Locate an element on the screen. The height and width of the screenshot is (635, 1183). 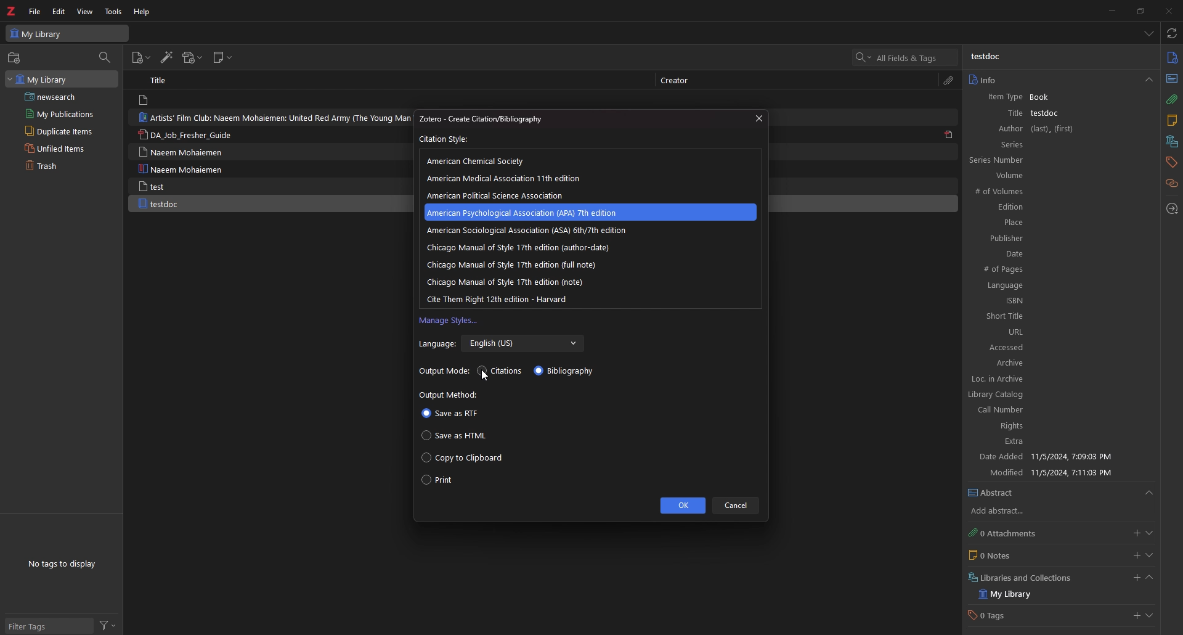
print is located at coordinates (437, 481).